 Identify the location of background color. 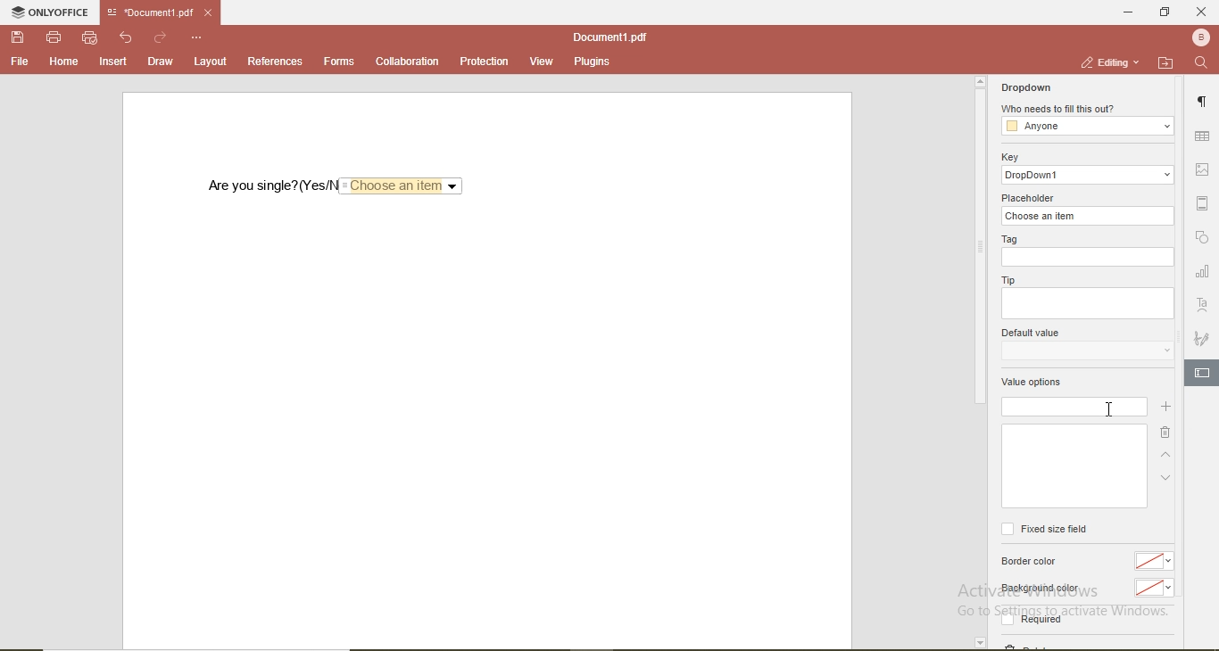
(1044, 589).